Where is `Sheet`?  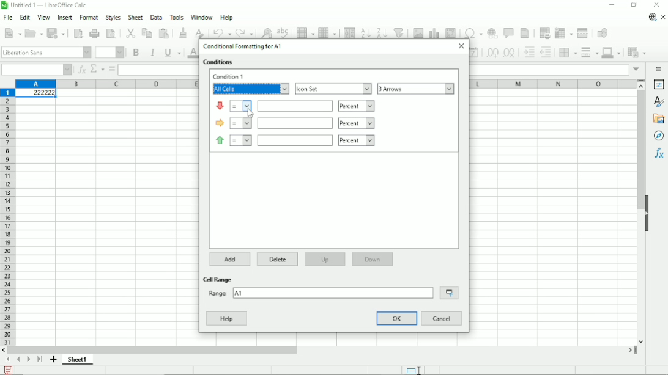 Sheet is located at coordinates (134, 17).